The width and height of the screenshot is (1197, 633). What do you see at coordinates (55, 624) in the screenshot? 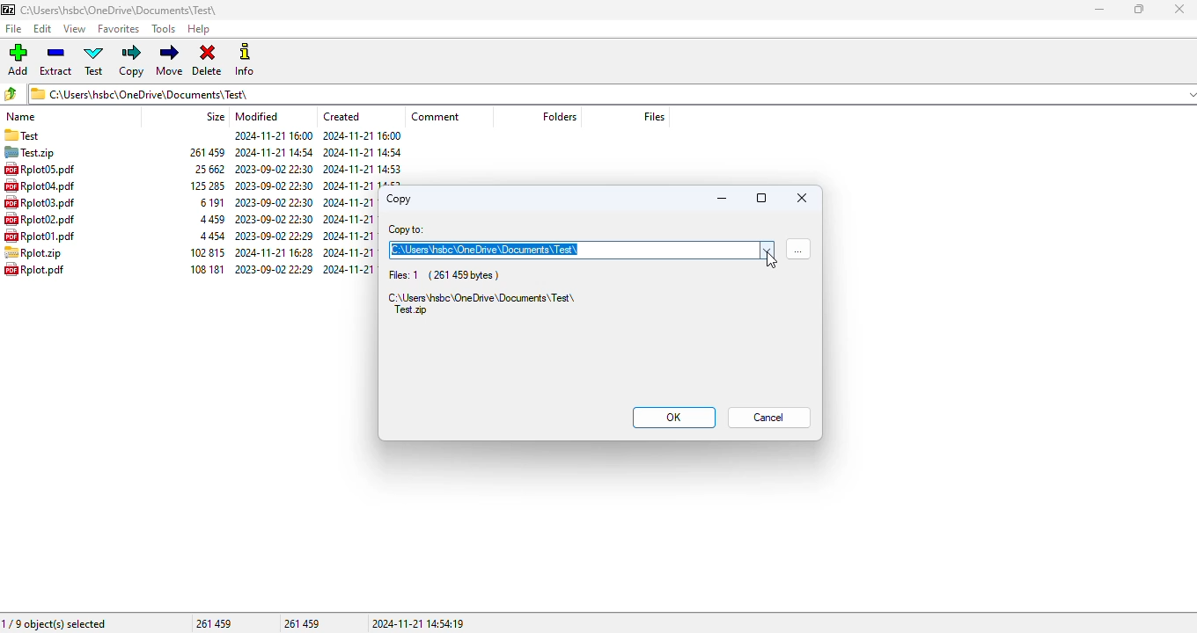
I see `1/9 object(s) selected` at bounding box center [55, 624].